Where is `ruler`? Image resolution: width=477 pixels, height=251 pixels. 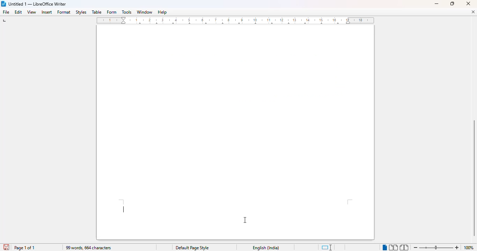
ruler is located at coordinates (236, 21).